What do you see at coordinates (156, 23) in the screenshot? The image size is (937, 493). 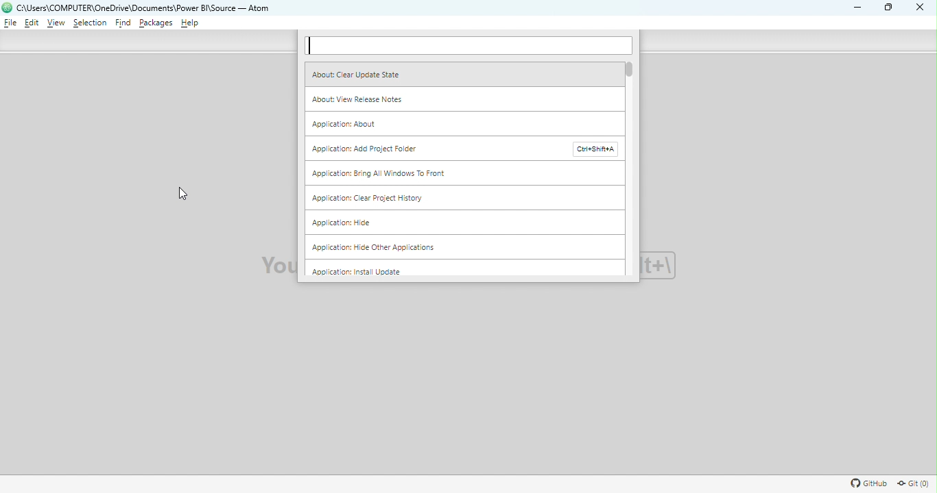 I see `Packages` at bounding box center [156, 23].